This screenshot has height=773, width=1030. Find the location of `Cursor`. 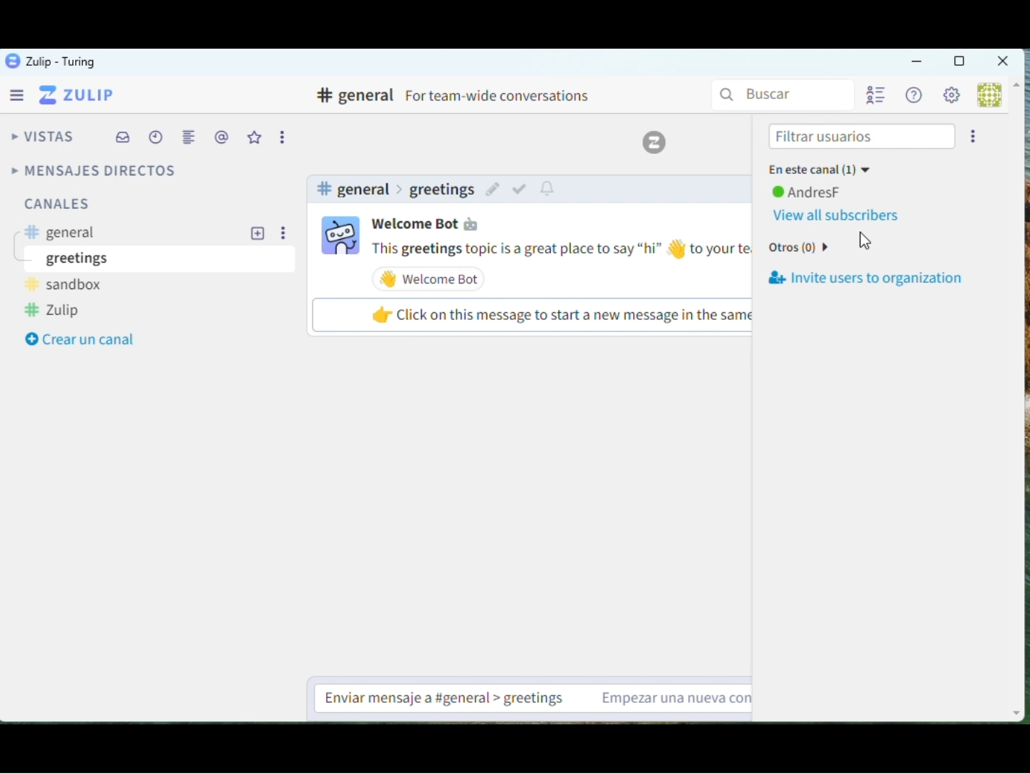

Cursor is located at coordinates (866, 242).